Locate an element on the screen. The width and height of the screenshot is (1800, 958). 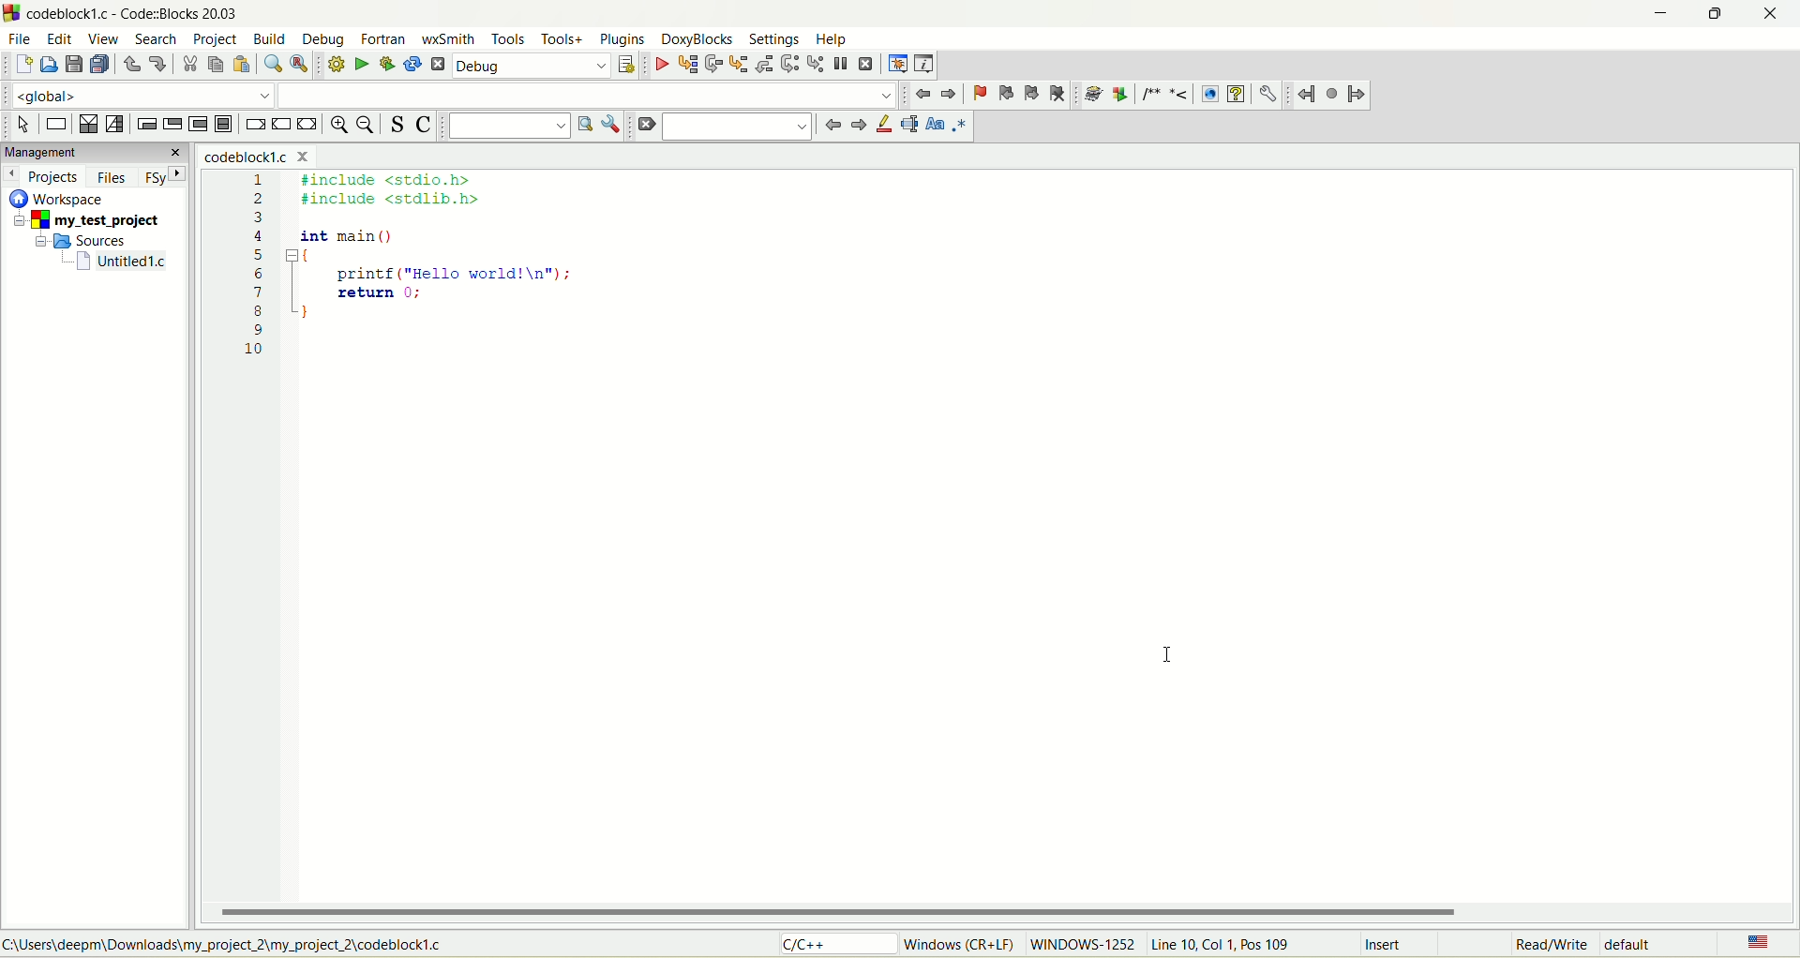
jump back is located at coordinates (1306, 95).